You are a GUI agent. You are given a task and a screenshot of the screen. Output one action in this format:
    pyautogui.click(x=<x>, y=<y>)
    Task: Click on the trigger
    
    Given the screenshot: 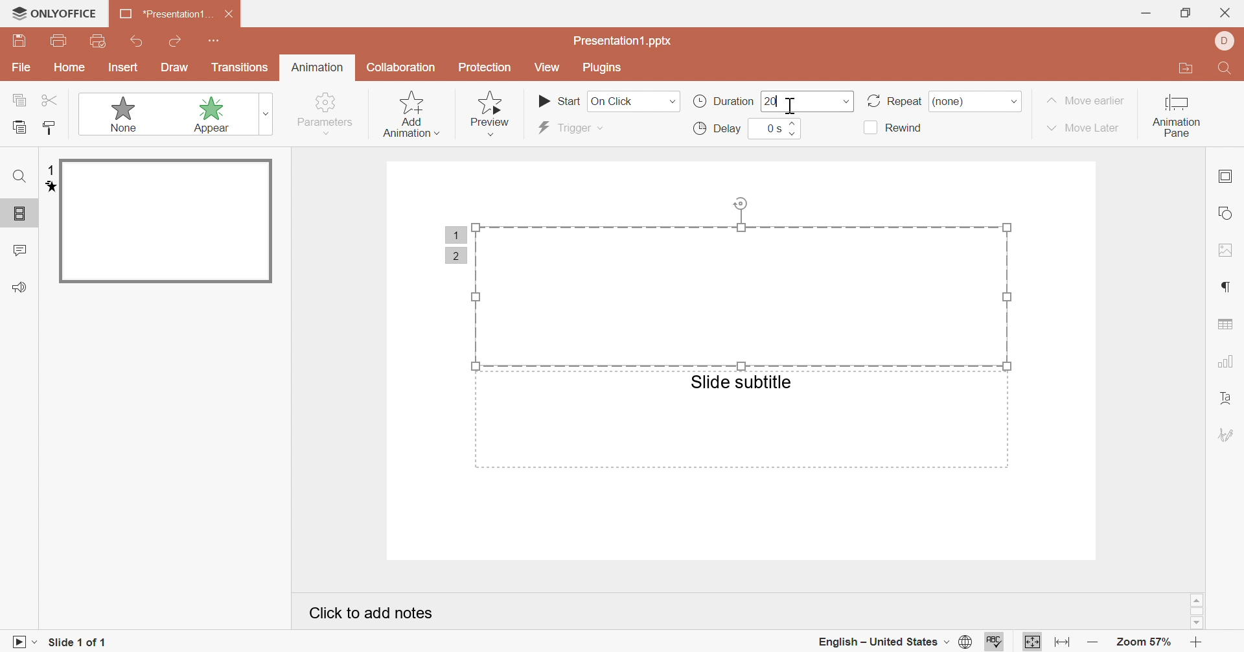 What is the action you would take?
    pyautogui.click(x=566, y=128)
    